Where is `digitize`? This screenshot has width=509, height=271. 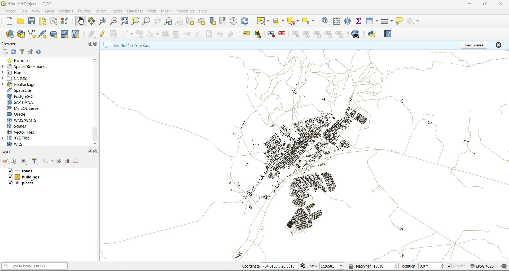
digitize is located at coordinates (127, 33).